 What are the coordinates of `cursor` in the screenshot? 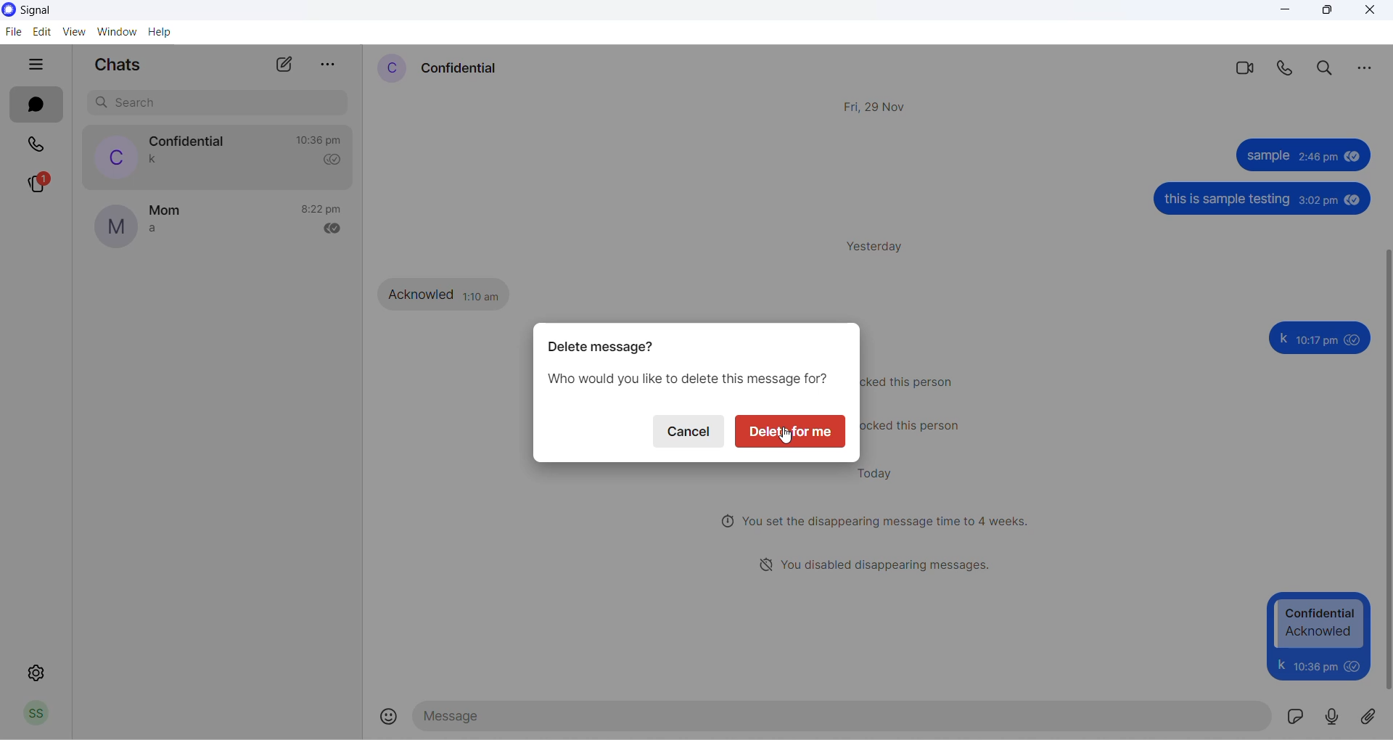 It's located at (789, 441).